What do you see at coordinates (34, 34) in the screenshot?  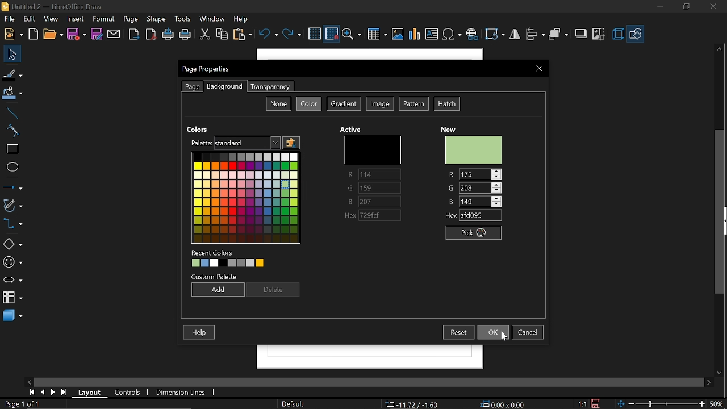 I see `Open template` at bounding box center [34, 34].